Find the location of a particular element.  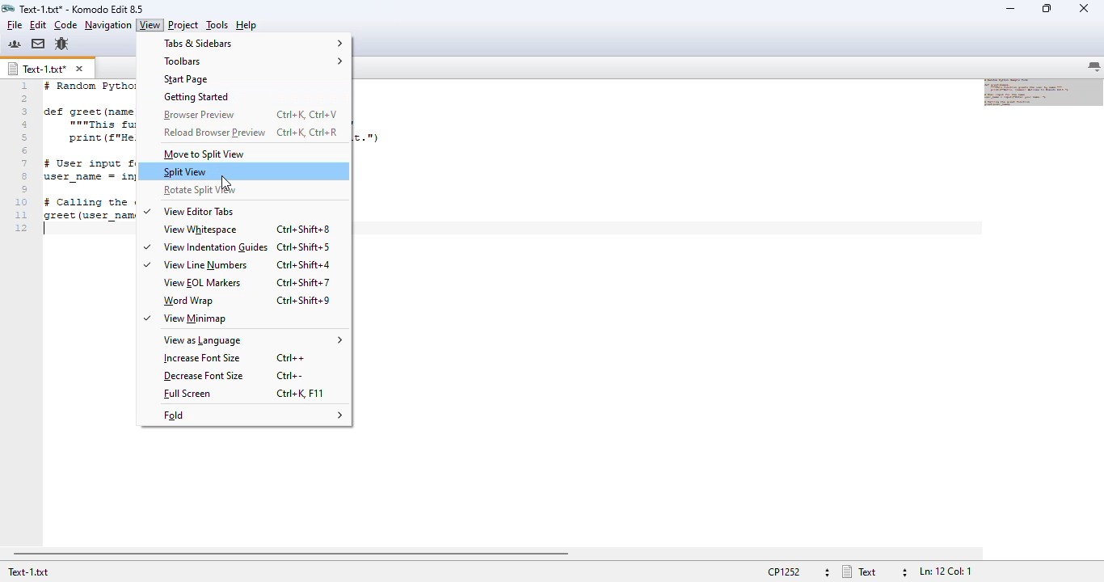

list all tabs is located at coordinates (1094, 67).